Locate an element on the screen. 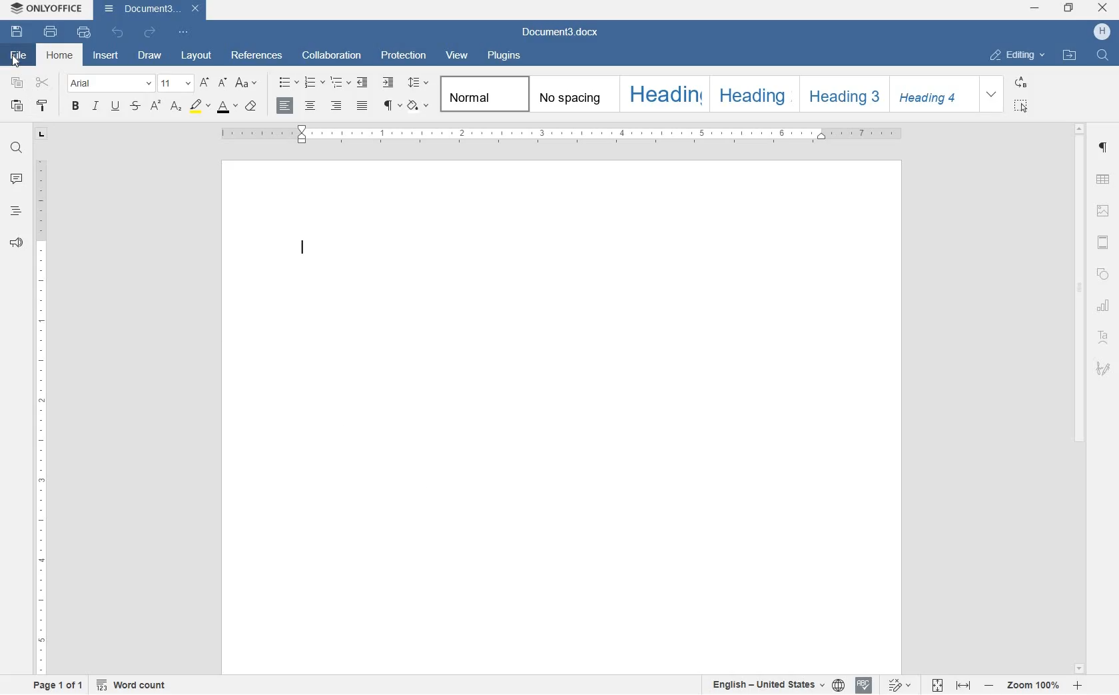  normal is located at coordinates (482, 93).